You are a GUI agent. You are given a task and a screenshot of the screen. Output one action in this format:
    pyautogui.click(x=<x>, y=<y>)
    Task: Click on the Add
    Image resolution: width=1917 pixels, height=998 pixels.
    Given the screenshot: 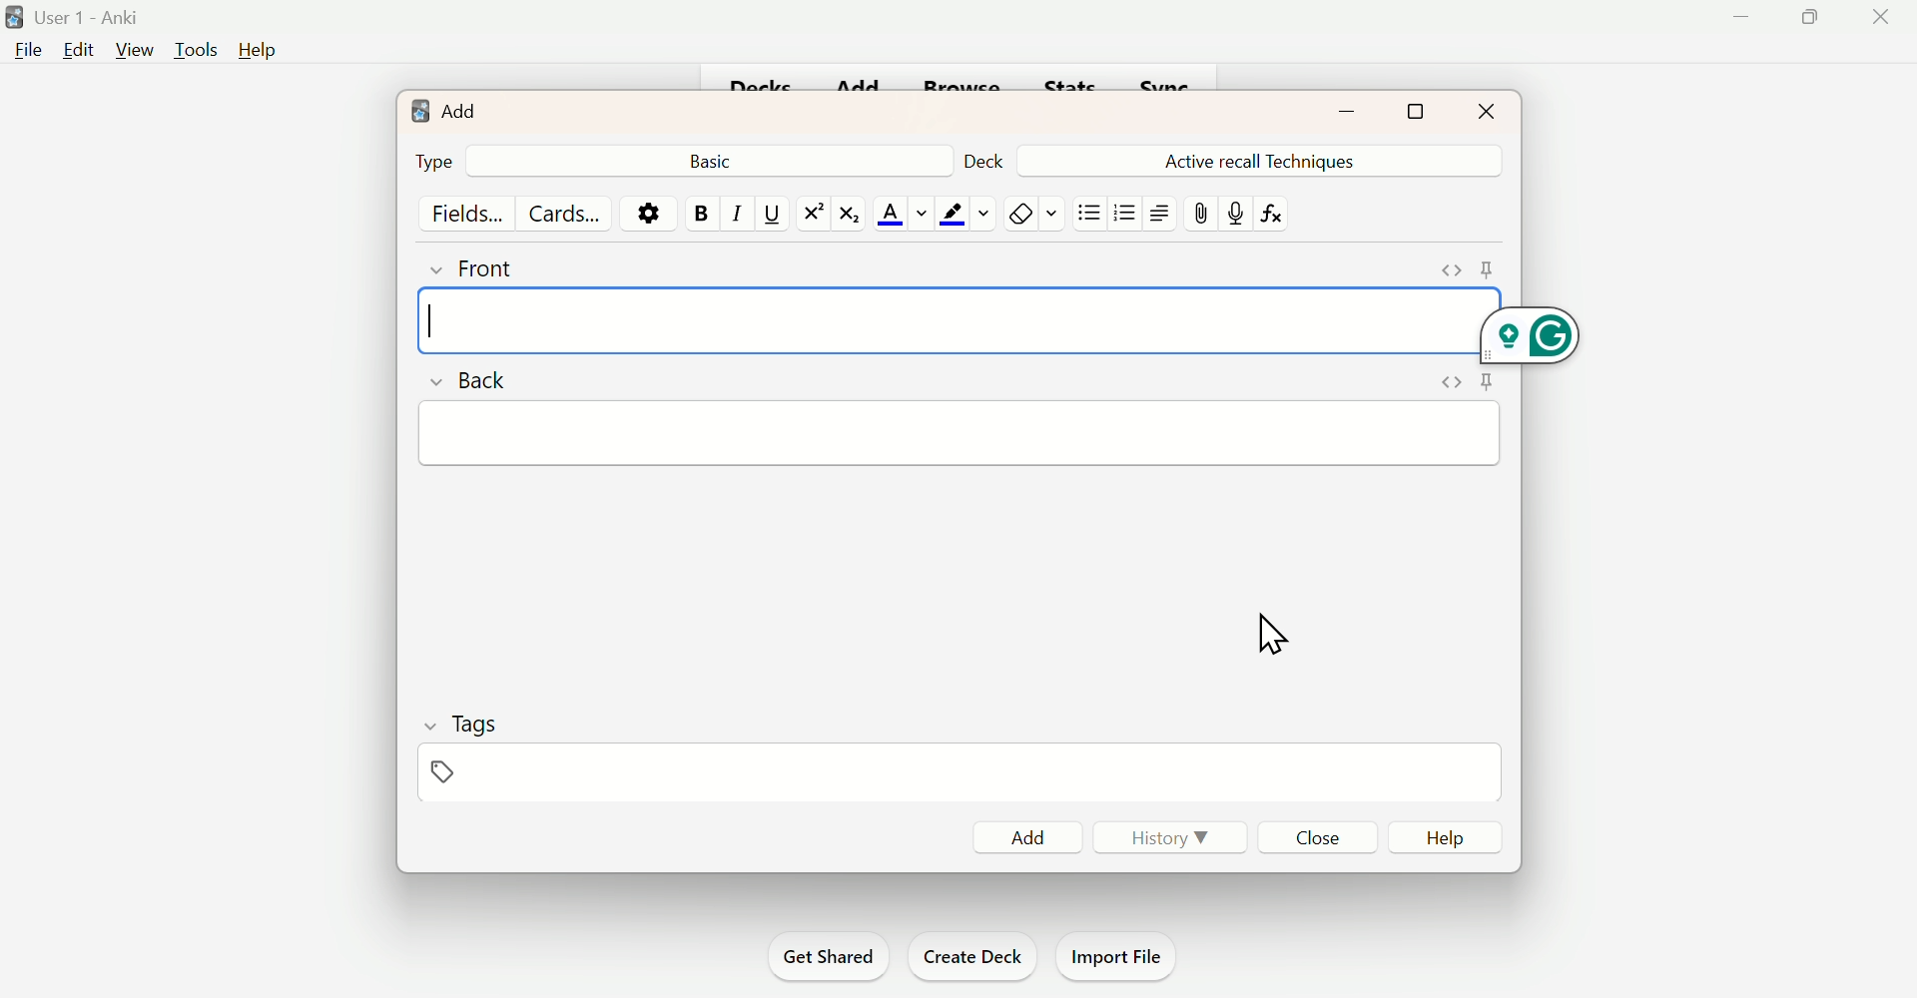 What is the action you would take?
    pyautogui.click(x=459, y=110)
    